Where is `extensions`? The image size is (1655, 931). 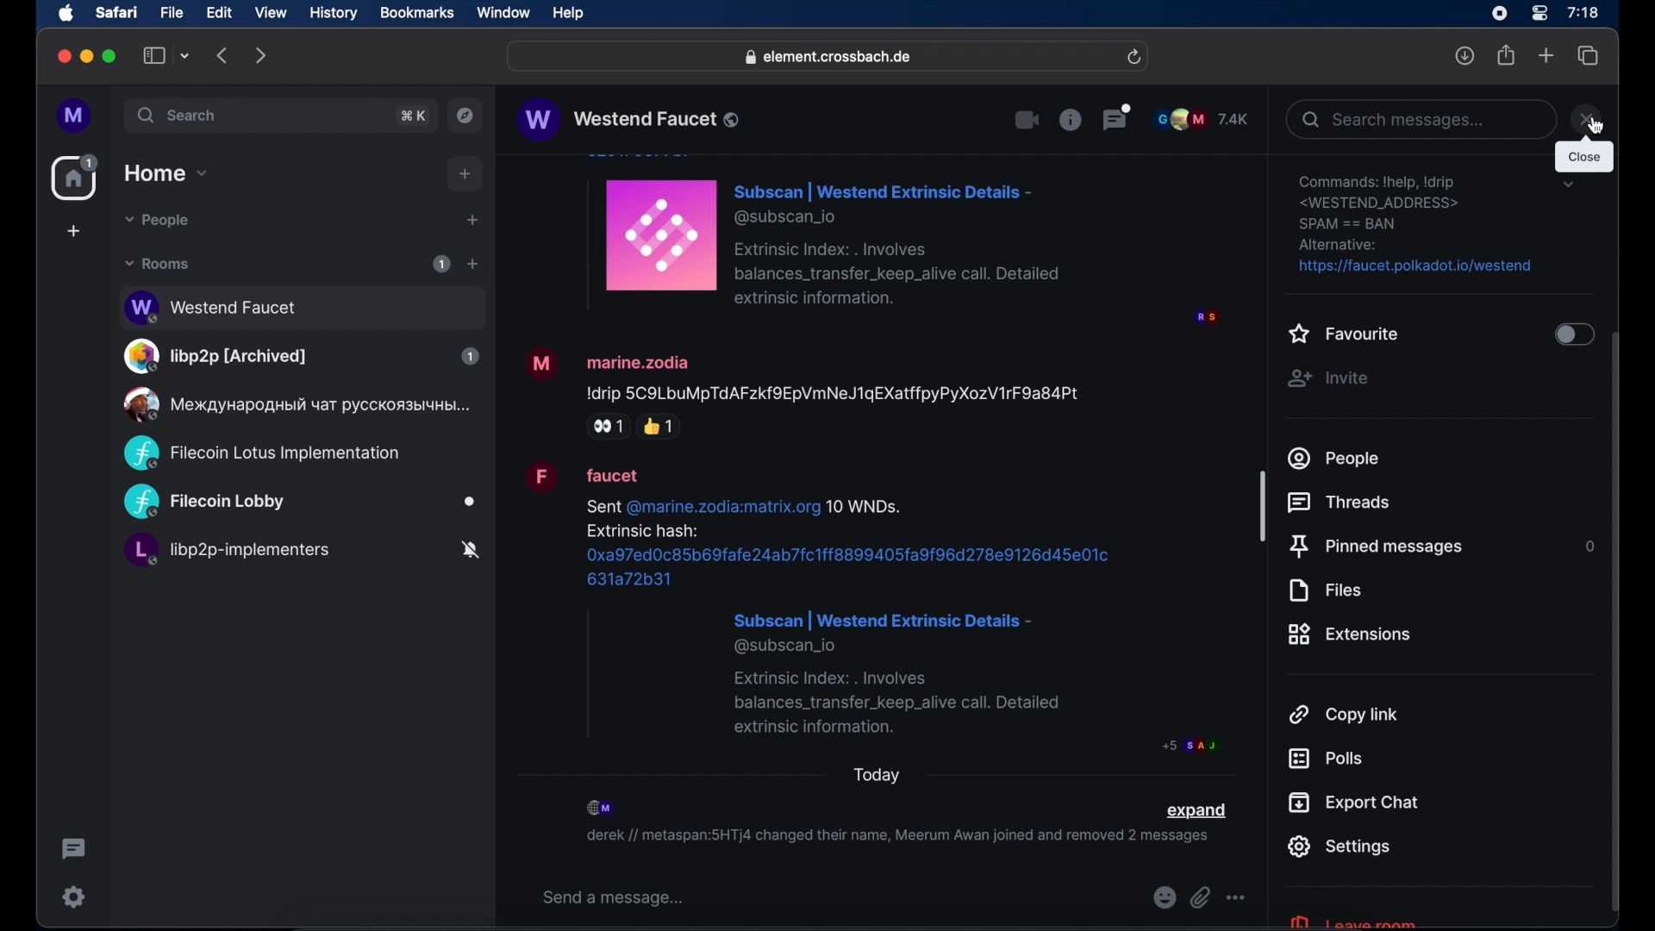 extensions is located at coordinates (1350, 634).